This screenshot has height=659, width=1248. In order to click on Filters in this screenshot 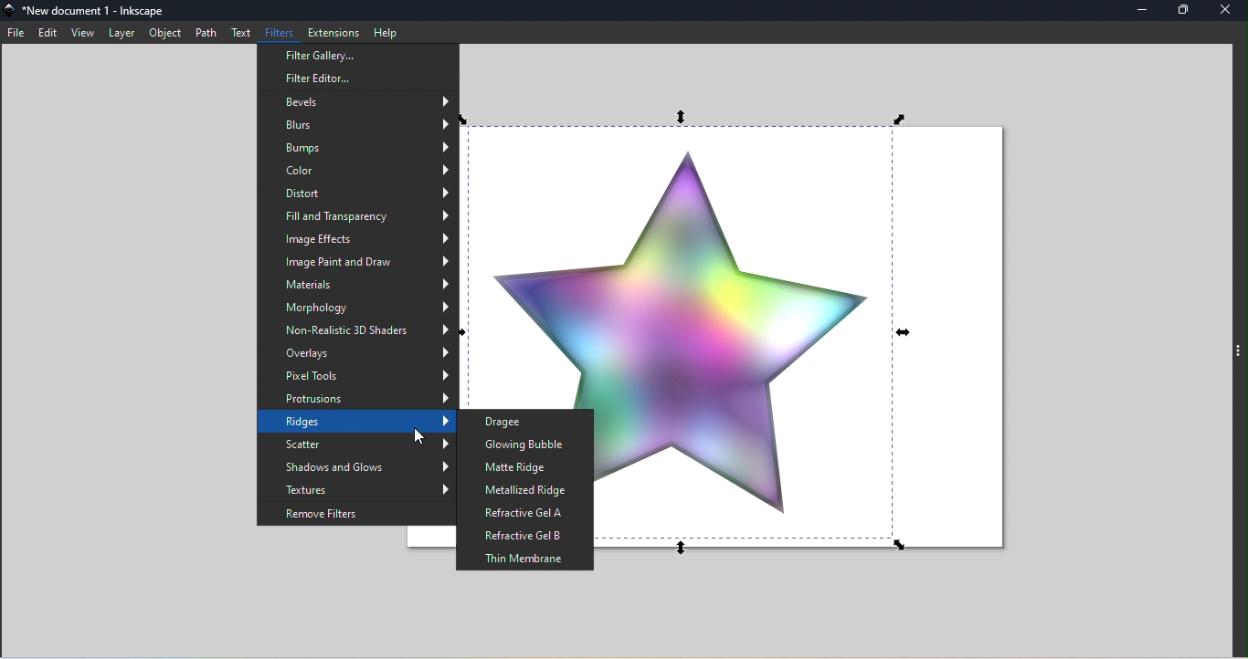, I will do `click(275, 32)`.